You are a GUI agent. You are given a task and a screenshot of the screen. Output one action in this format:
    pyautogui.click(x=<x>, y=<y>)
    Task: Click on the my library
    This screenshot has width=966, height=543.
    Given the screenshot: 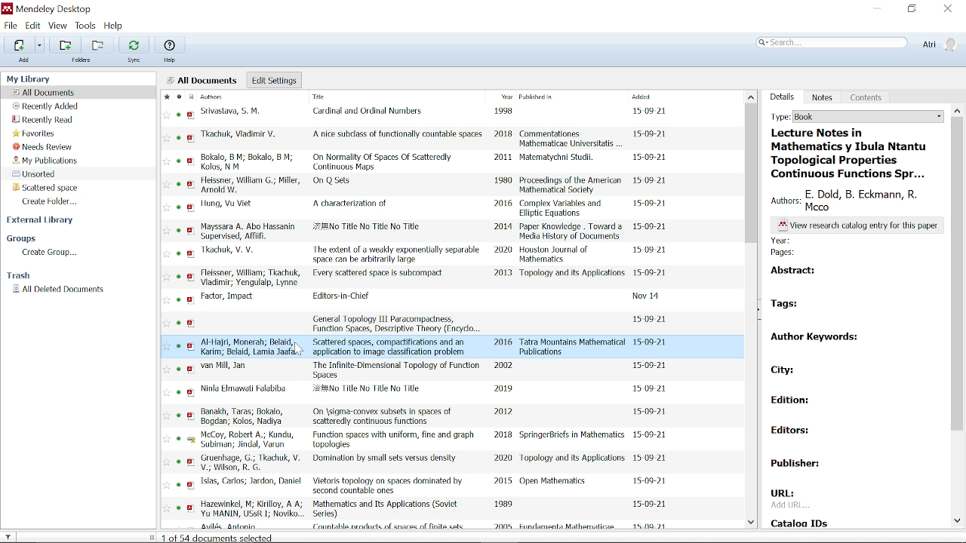 What is the action you would take?
    pyautogui.click(x=30, y=78)
    